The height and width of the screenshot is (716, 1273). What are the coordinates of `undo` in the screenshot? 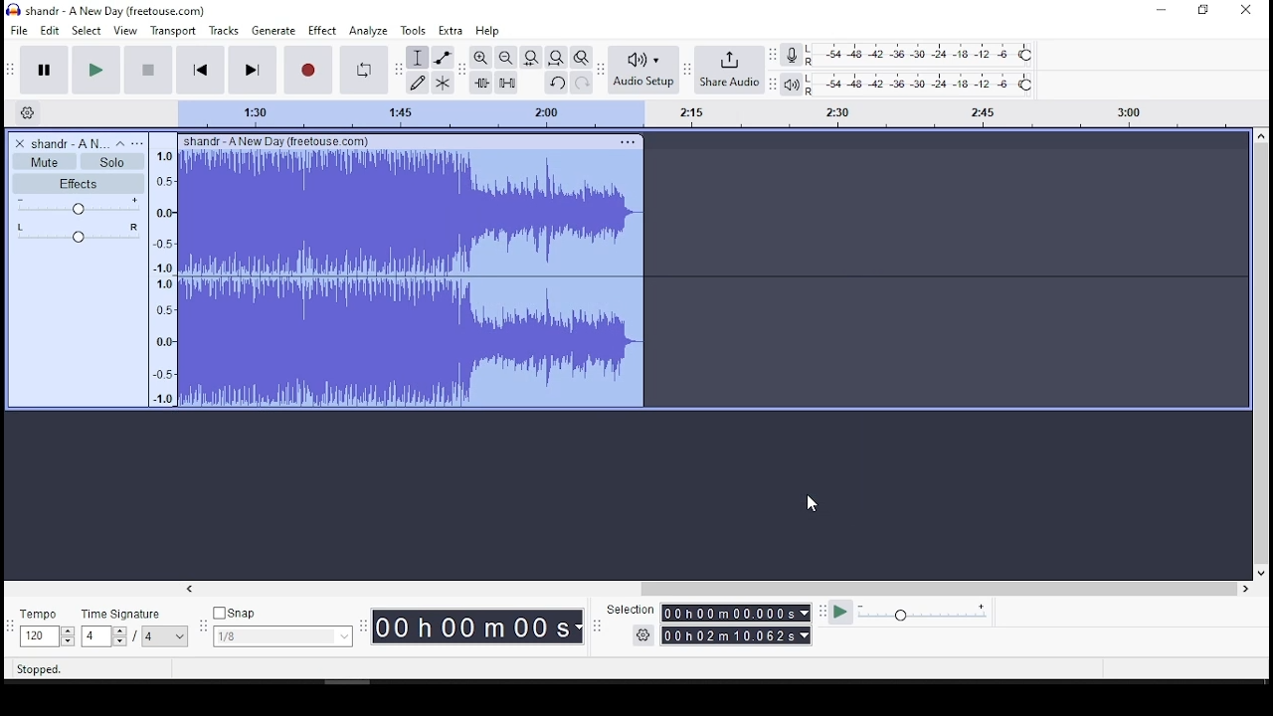 It's located at (557, 82).